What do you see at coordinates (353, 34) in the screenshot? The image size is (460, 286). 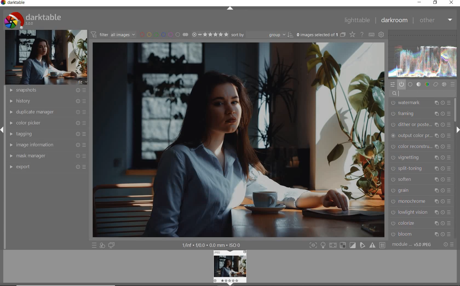 I see `change type of overlays` at bounding box center [353, 34].